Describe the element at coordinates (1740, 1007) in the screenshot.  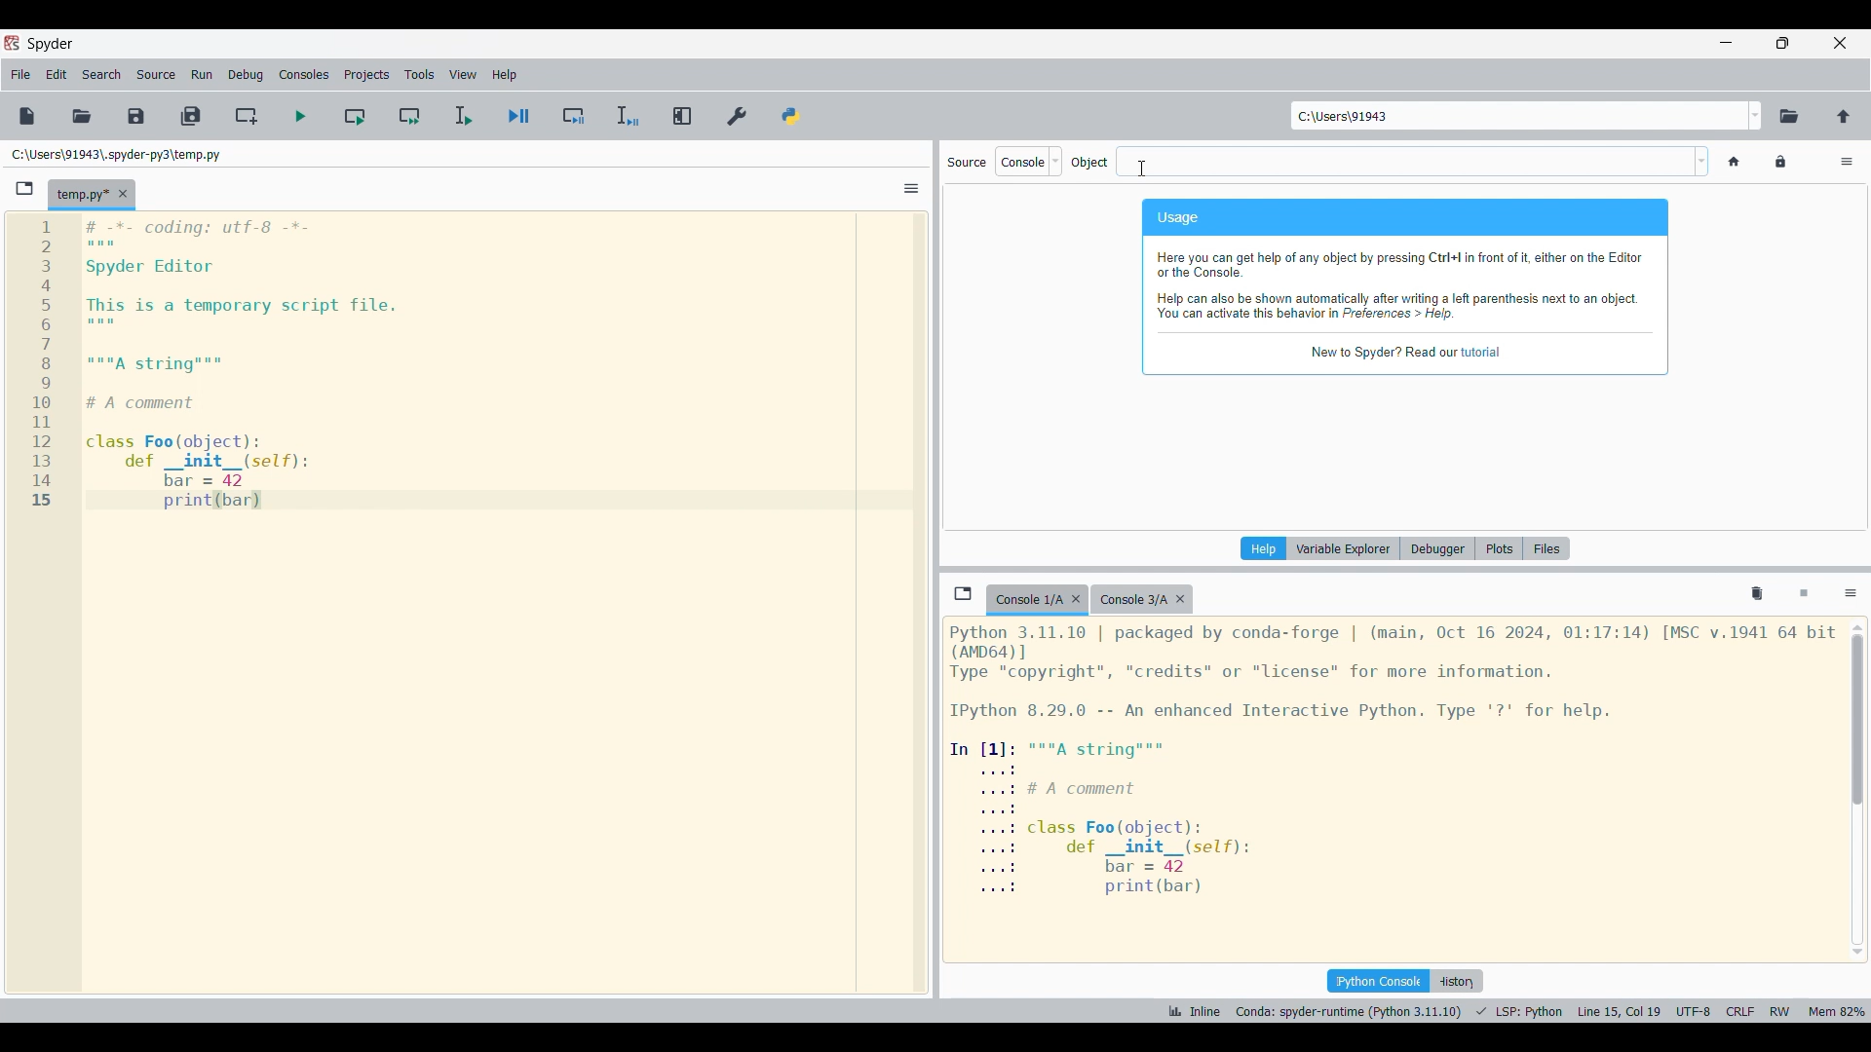
I see `CRLF` at that location.